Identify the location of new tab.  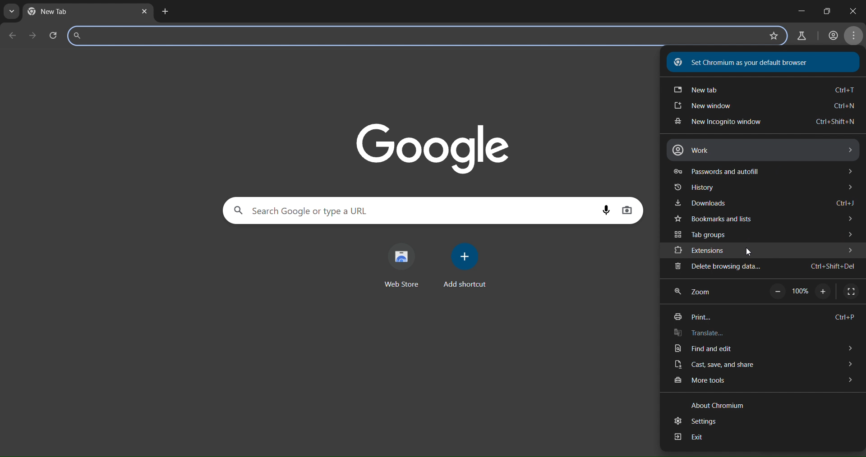
(165, 11).